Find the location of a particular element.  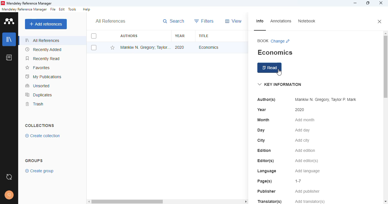

key information is located at coordinates (279, 84).